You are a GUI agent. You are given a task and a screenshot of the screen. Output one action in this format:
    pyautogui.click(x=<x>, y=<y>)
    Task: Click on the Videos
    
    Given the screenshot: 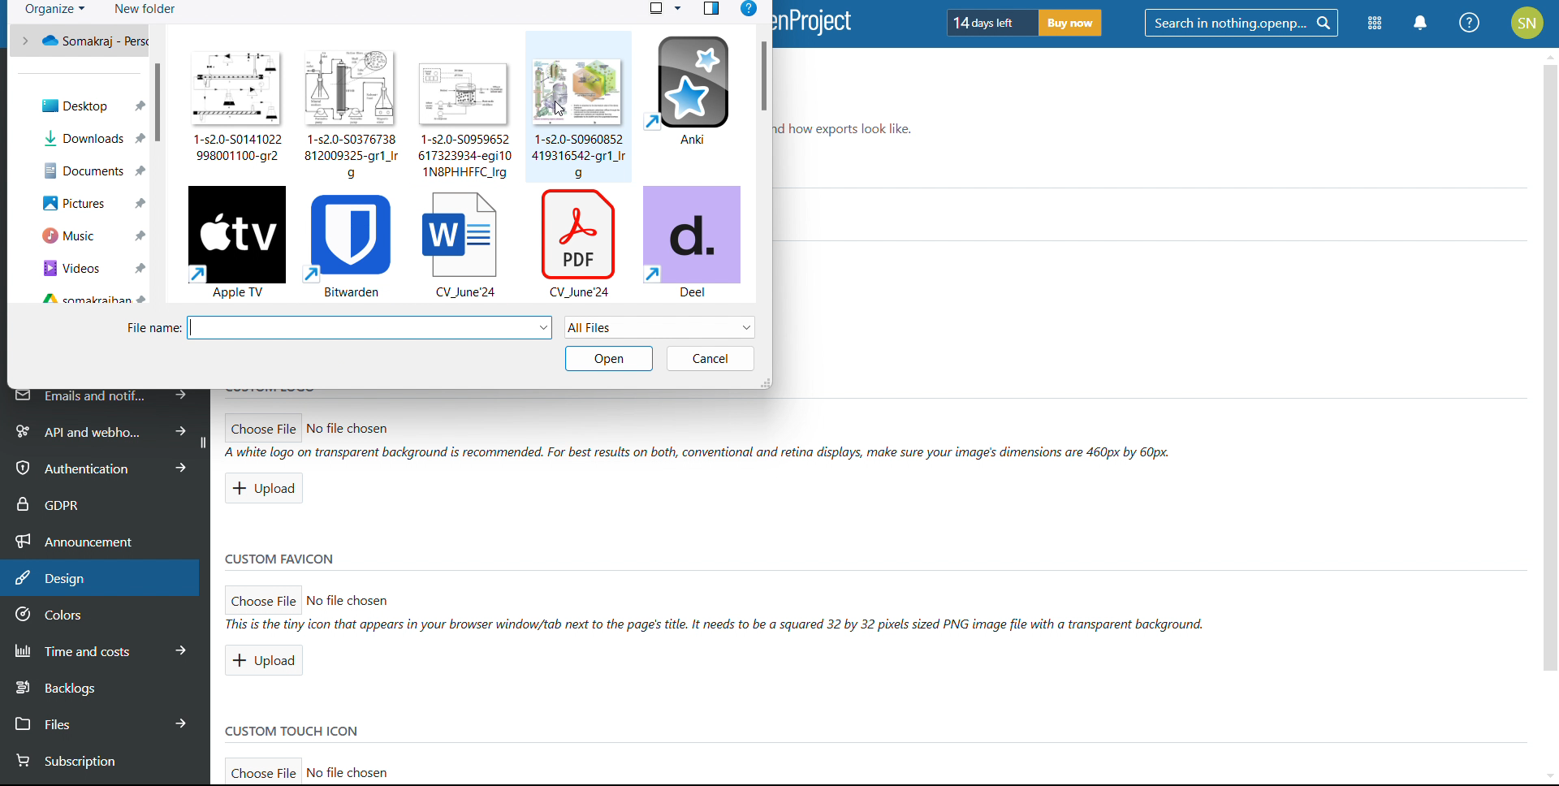 What is the action you would take?
    pyautogui.click(x=84, y=270)
    